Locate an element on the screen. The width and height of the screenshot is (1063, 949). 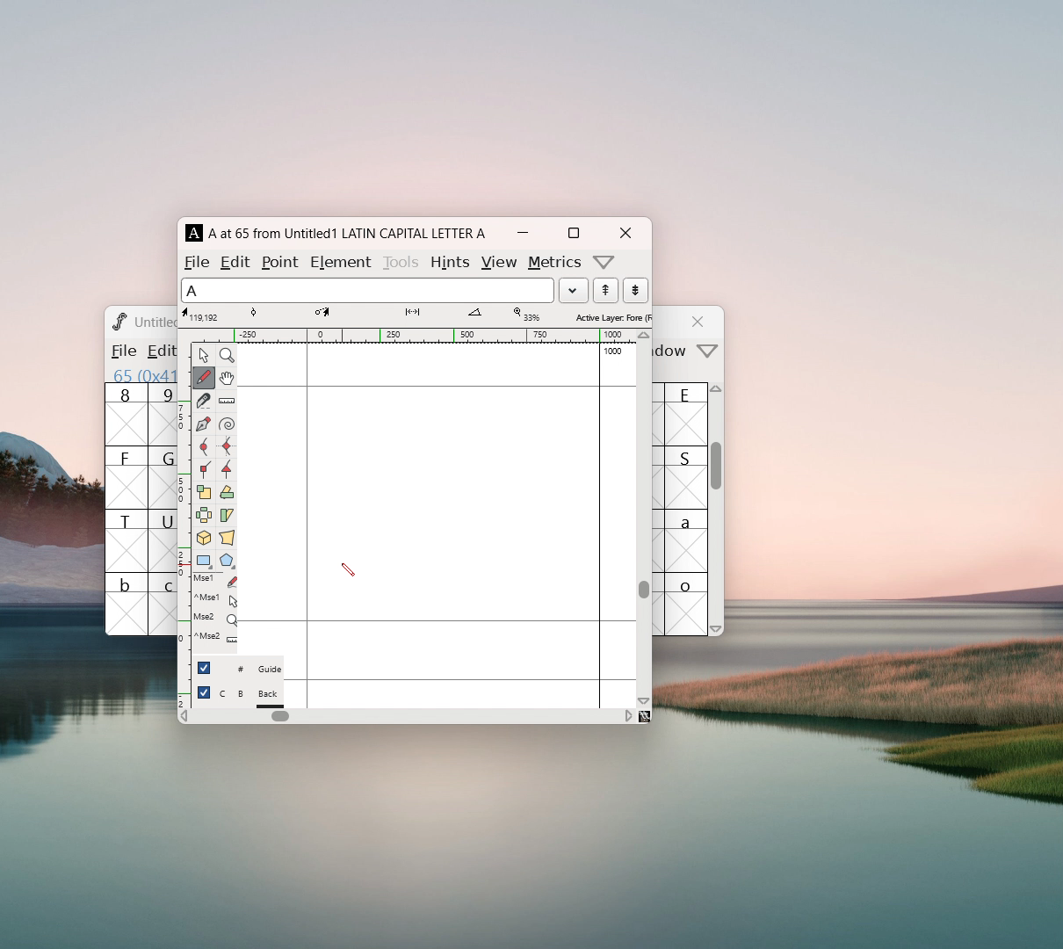
F is located at coordinates (127, 477).